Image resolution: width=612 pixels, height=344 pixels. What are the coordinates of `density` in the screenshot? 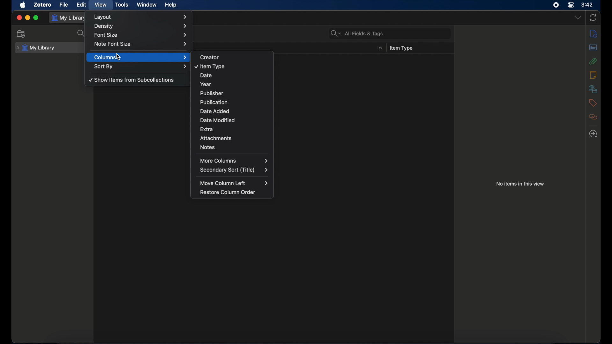 It's located at (140, 26).